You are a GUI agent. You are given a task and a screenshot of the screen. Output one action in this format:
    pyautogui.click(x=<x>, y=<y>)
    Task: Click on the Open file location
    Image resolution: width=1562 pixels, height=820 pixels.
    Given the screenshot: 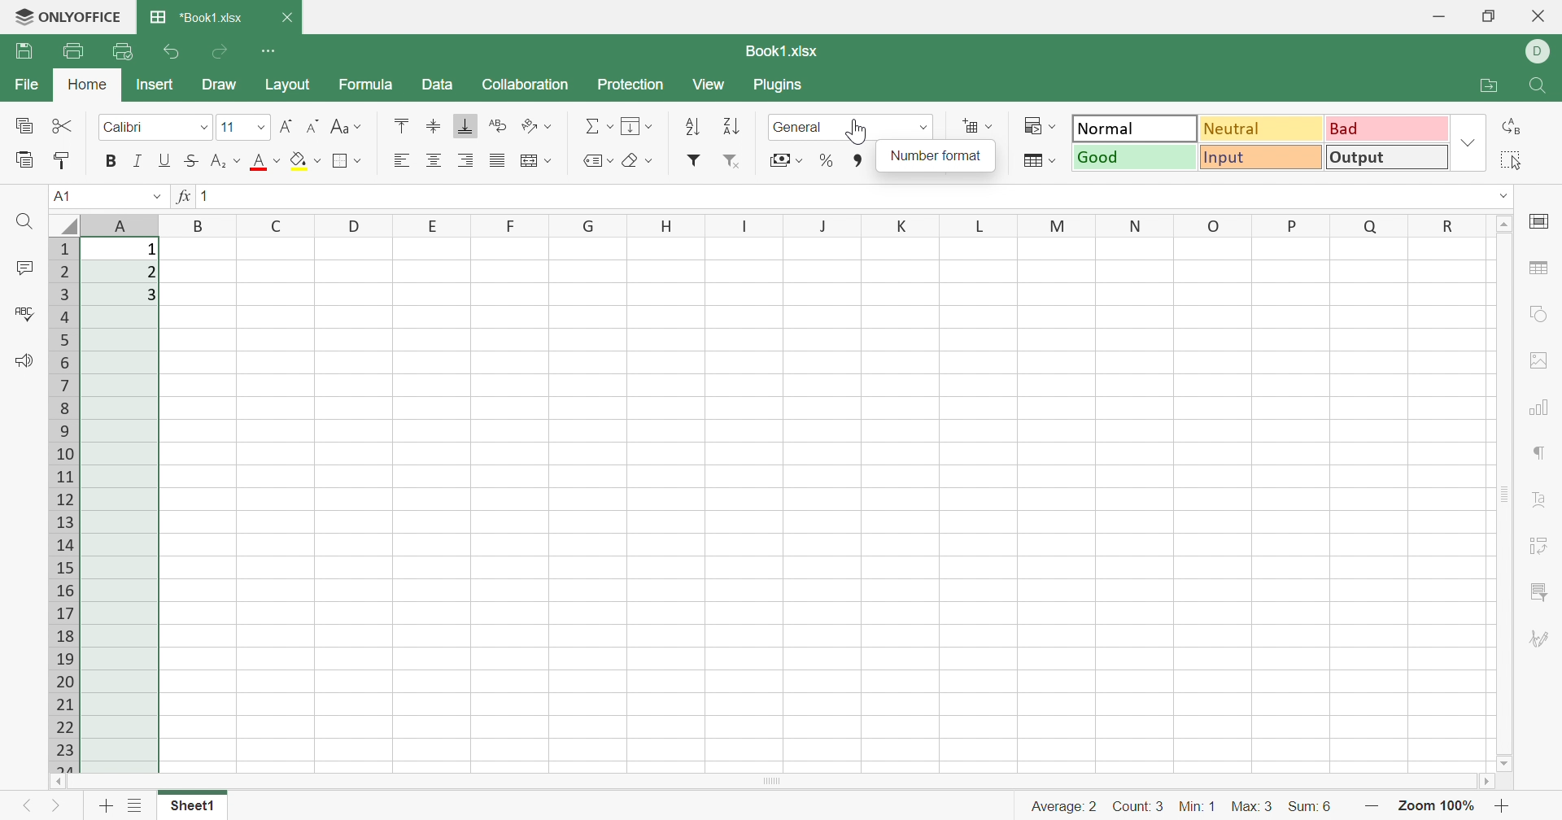 What is the action you would take?
    pyautogui.click(x=1489, y=85)
    